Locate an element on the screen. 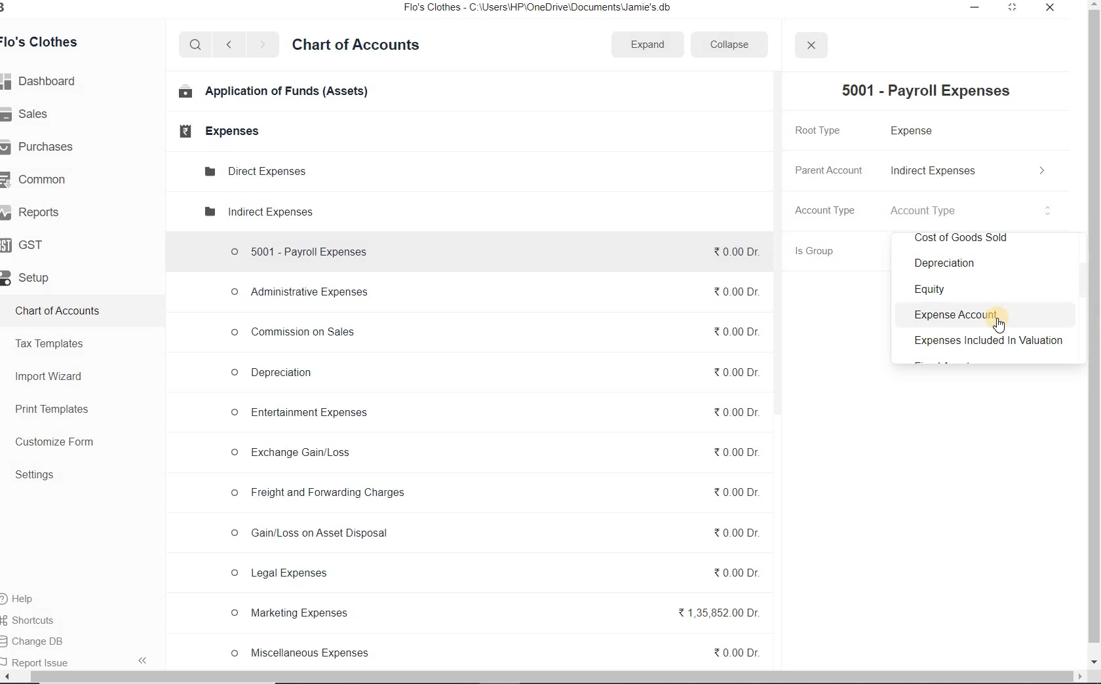  © Freight and Forwarding Charges 0.00 Dr. is located at coordinates (493, 496).